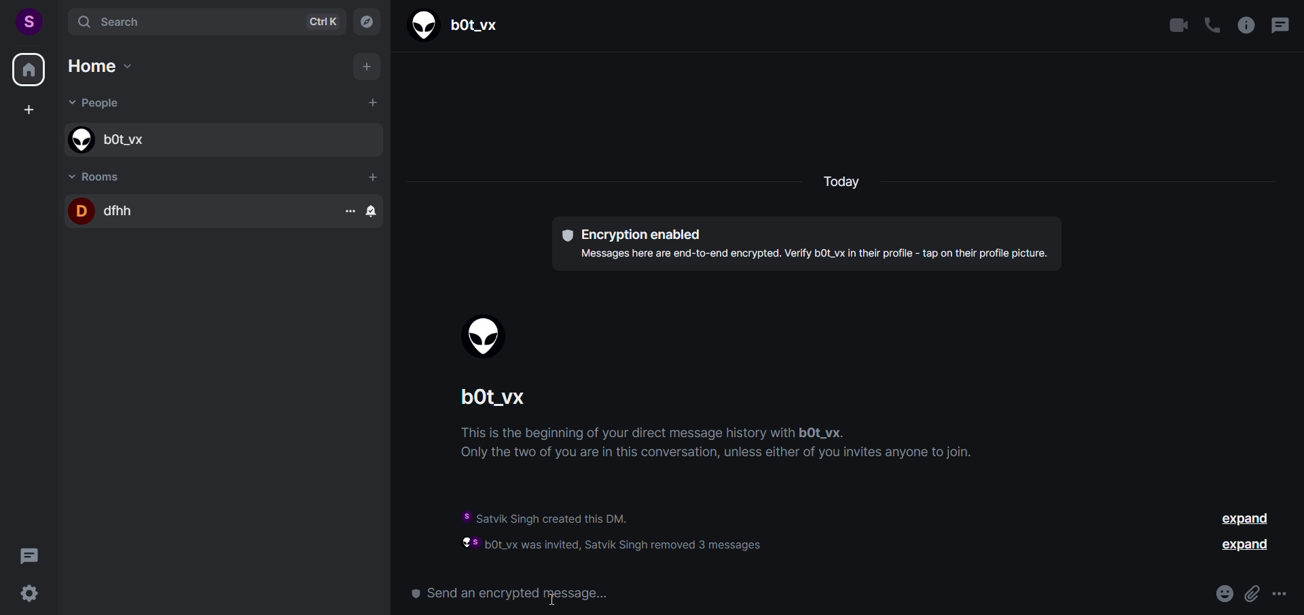 This screenshot has width=1304, height=615. What do you see at coordinates (1279, 27) in the screenshot?
I see `threads` at bounding box center [1279, 27].